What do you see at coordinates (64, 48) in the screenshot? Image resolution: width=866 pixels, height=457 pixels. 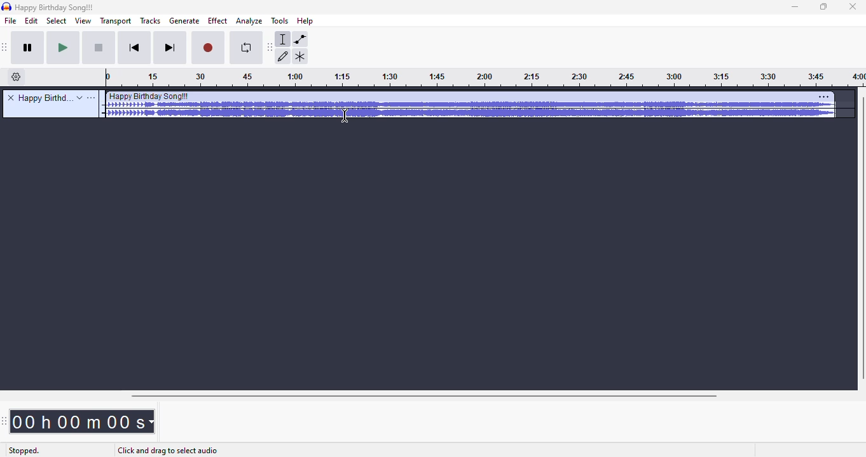 I see `play` at bounding box center [64, 48].